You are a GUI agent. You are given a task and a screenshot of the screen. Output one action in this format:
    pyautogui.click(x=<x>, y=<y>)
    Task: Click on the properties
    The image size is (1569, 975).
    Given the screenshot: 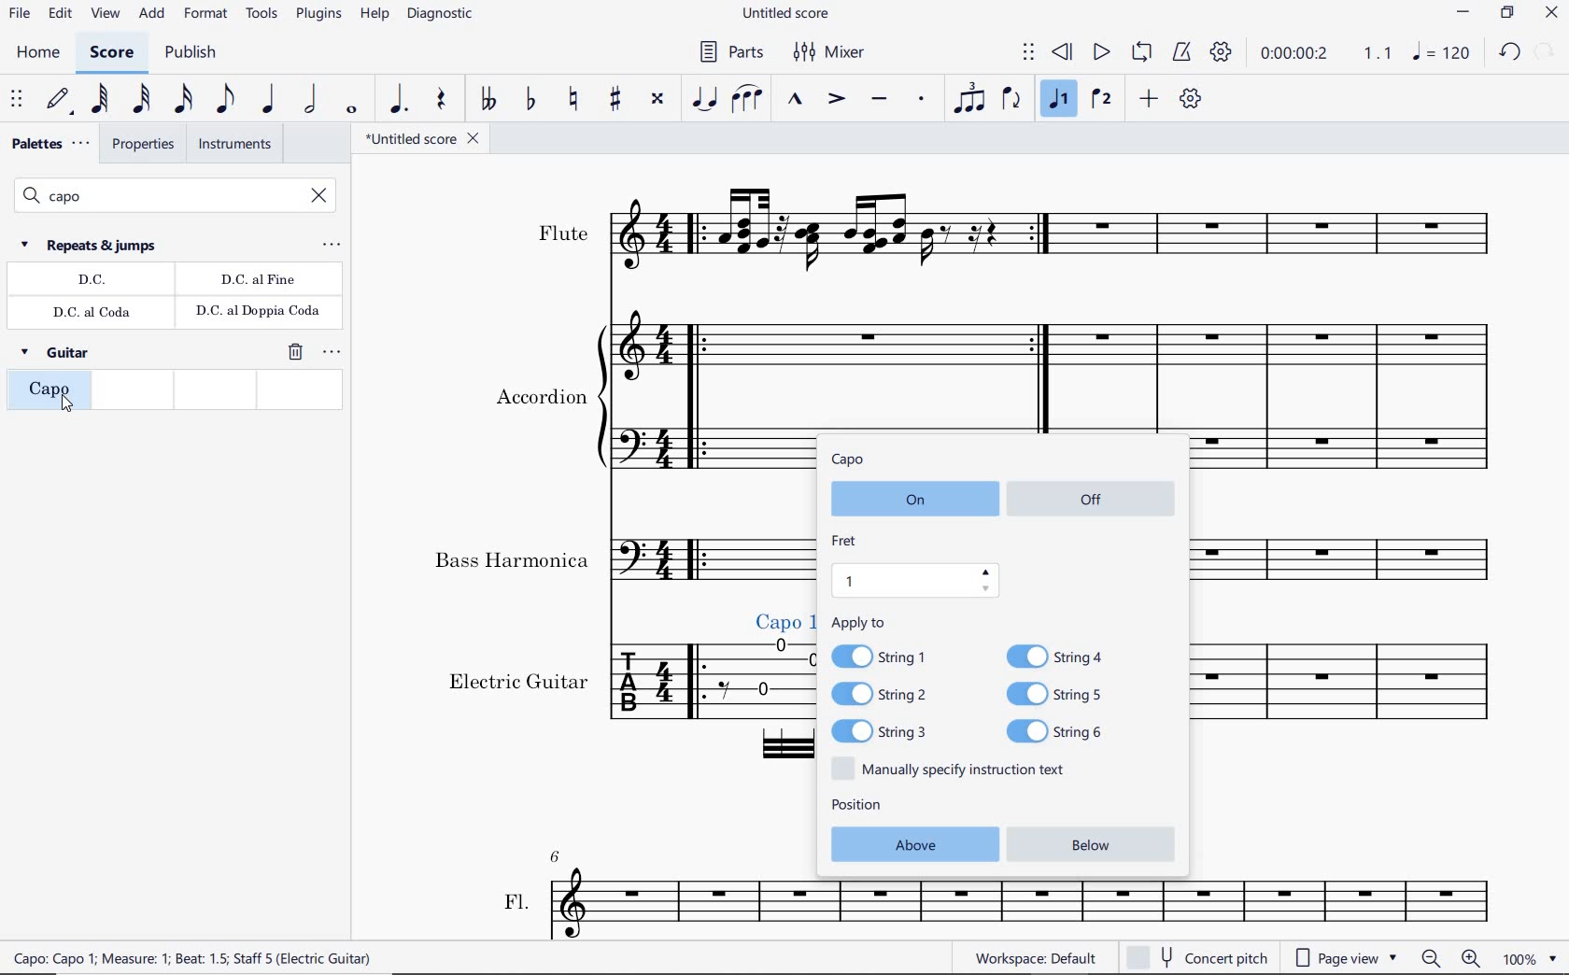 What is the action you would take?
    pyautogui.click(x=141, y=147)
    